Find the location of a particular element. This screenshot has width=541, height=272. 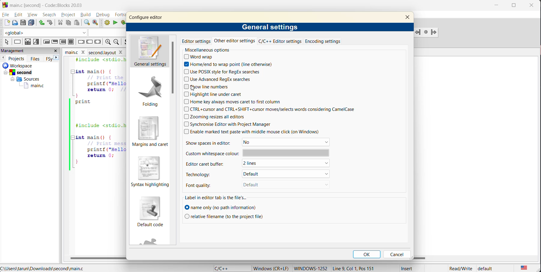

decision is located at coordinates (28, 42).